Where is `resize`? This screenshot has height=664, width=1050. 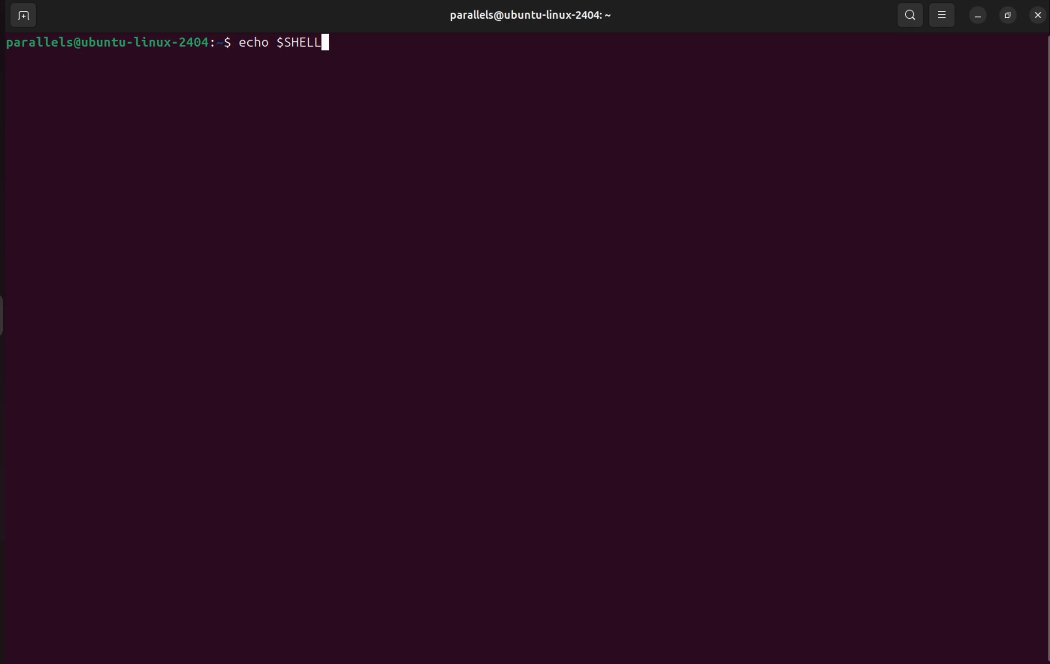
resize is located at coordinates (1008, 14).